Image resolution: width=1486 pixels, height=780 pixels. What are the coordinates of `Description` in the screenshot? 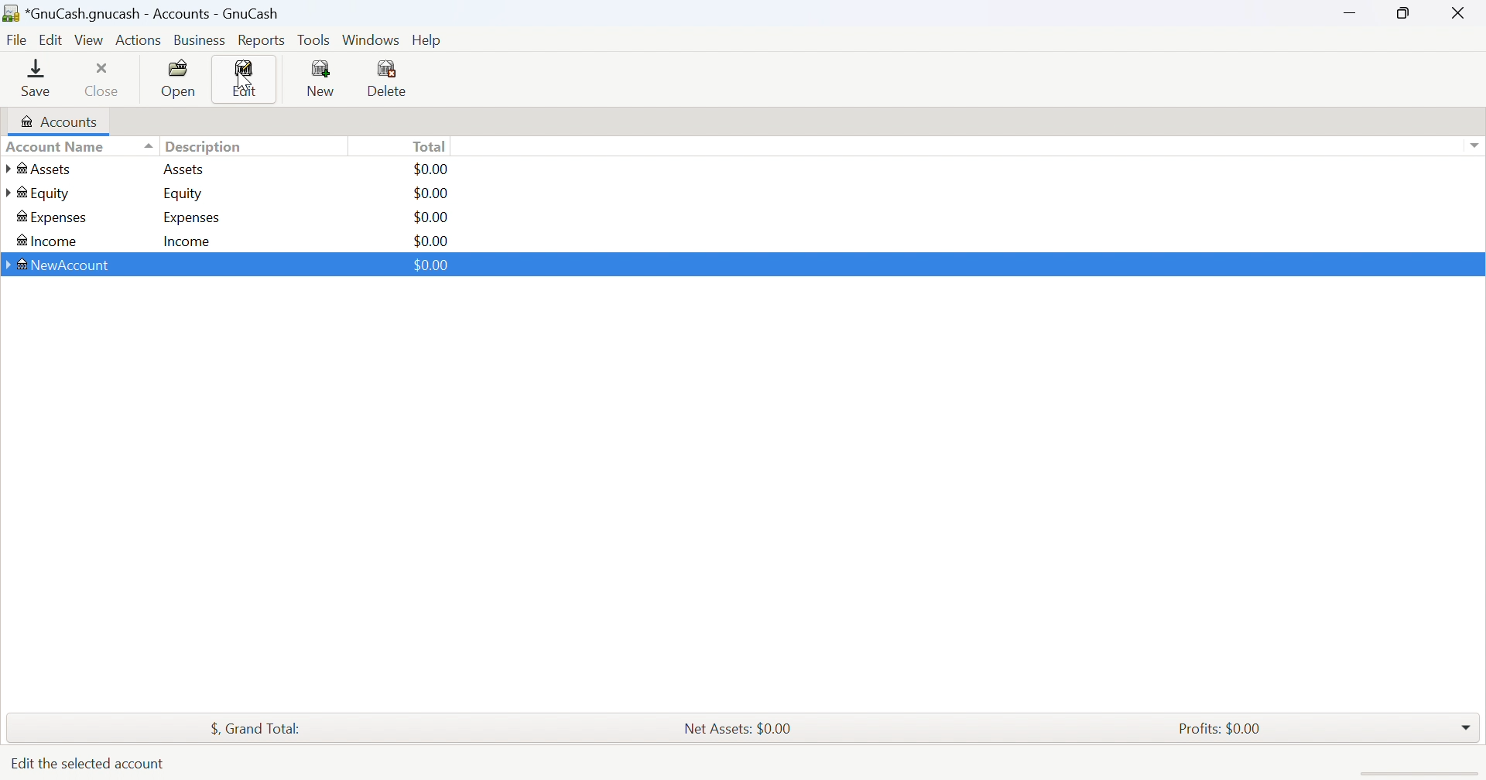 It's located at (204, 147).